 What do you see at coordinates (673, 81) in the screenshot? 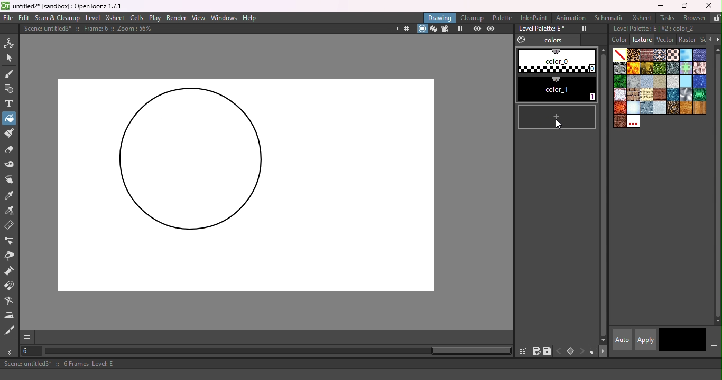
I see `papercrump.bmp` at bounding box center [673, 81].